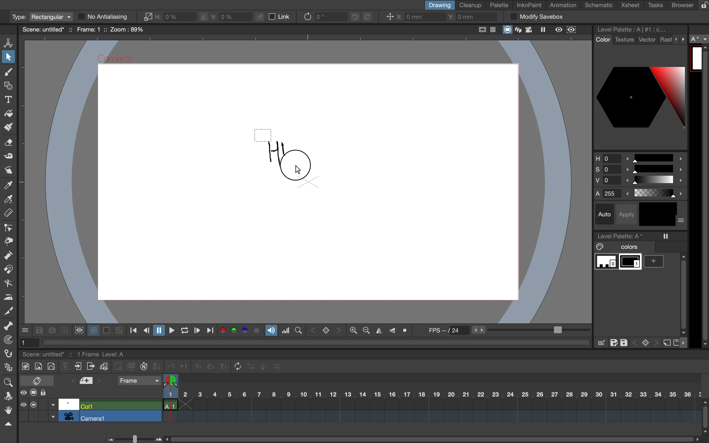 This screenshot has height=443, width=709. What do you see at coordinates (470, 18) in the screenshot?
I see `y coordinate` at bounding box center [470, 18].